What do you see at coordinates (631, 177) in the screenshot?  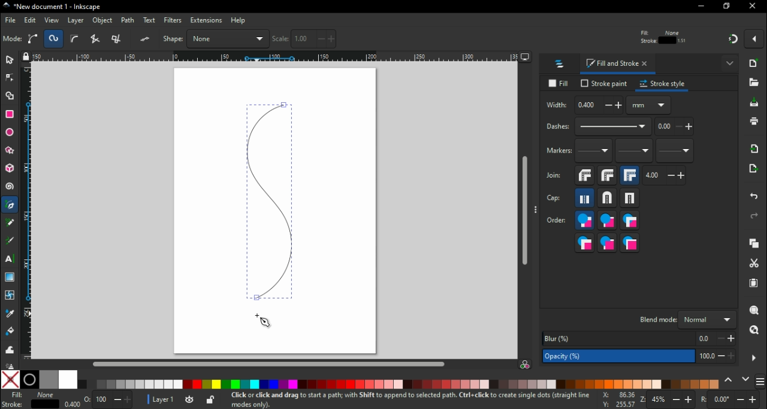 I see `miter` at bounding box center [631, 177].